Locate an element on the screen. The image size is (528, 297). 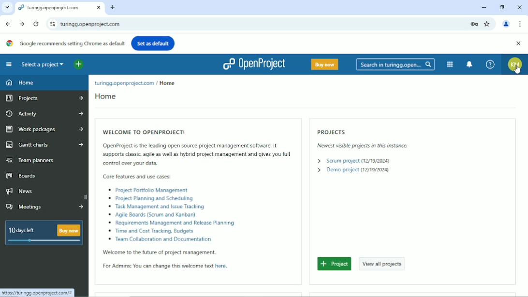
scrollbar is located at coordinates (85, 195).